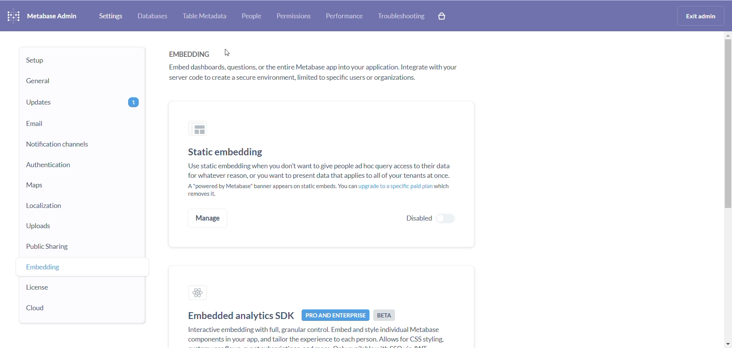 The width and height of the screenshot is (732, 348). Describe the element at coordinates (71, 249) in the screenshot. I see `public sharing` at that location.